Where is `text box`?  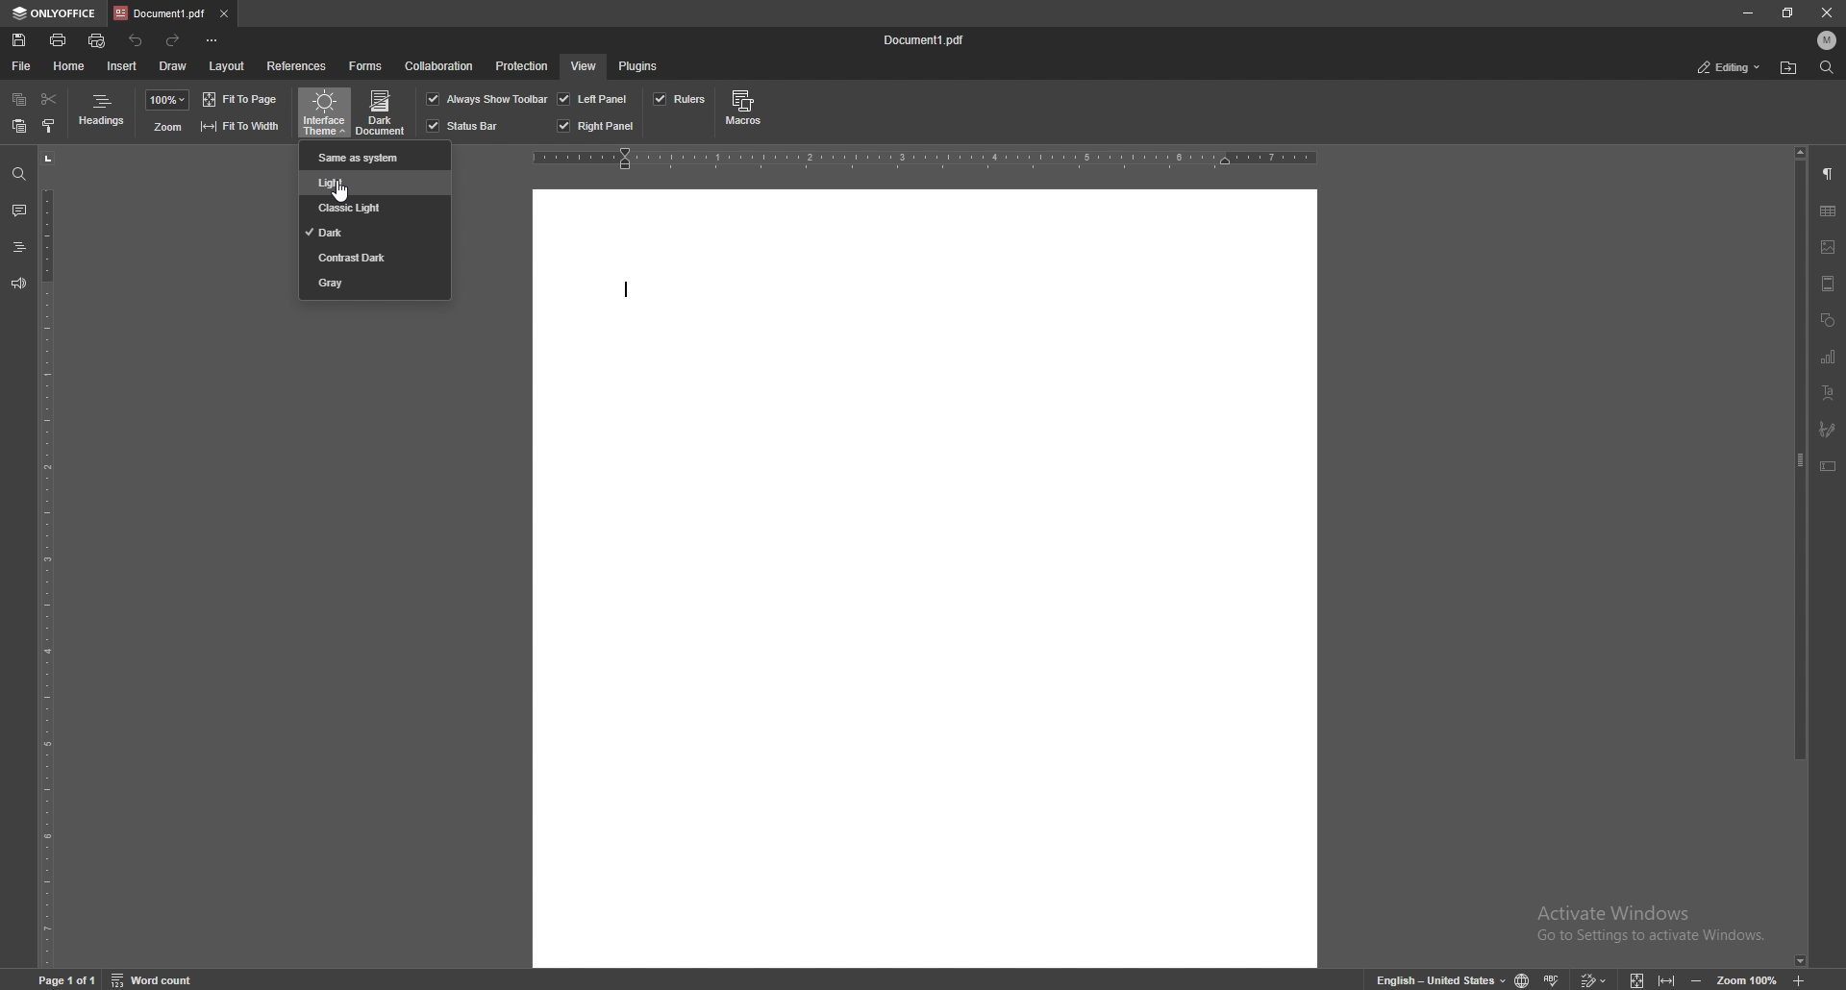 text box is located at coordinates (1829, 468).